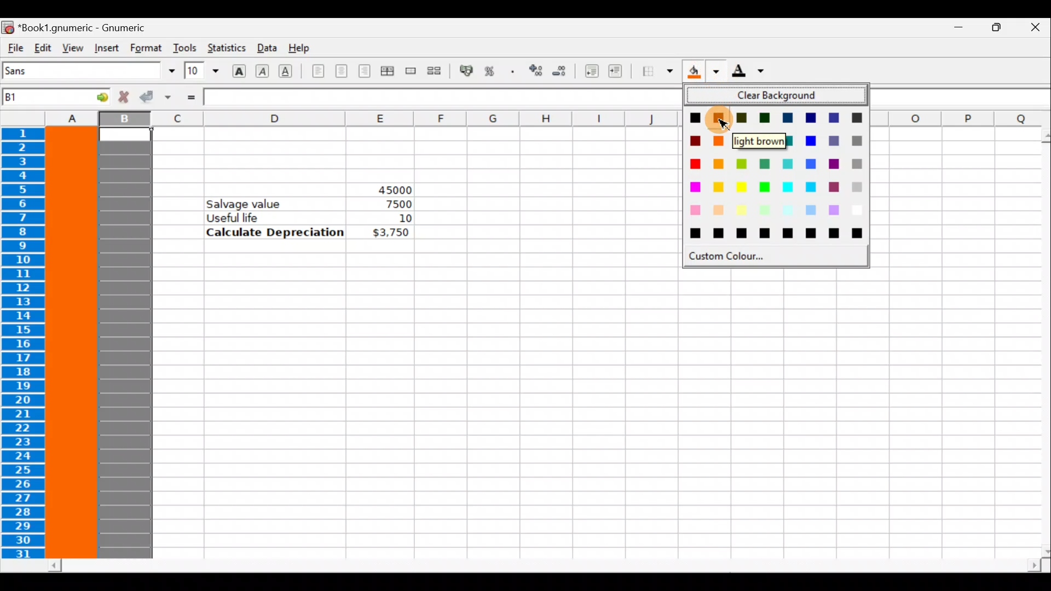 This screenshot has width=1051, height=591. I want to click on Color palette, so click(778, 176).